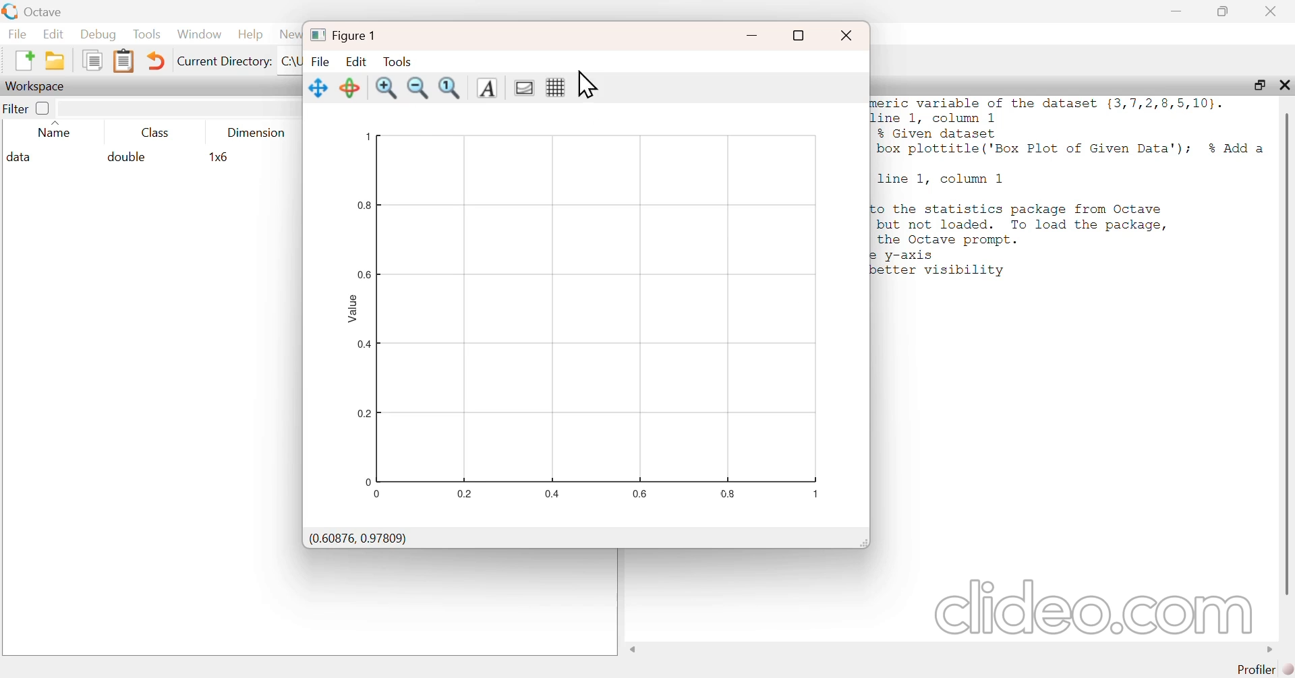  What do you see at coordinates (98, 34) in the screenshot?
I see `debug` at bounding box center [98, 34].